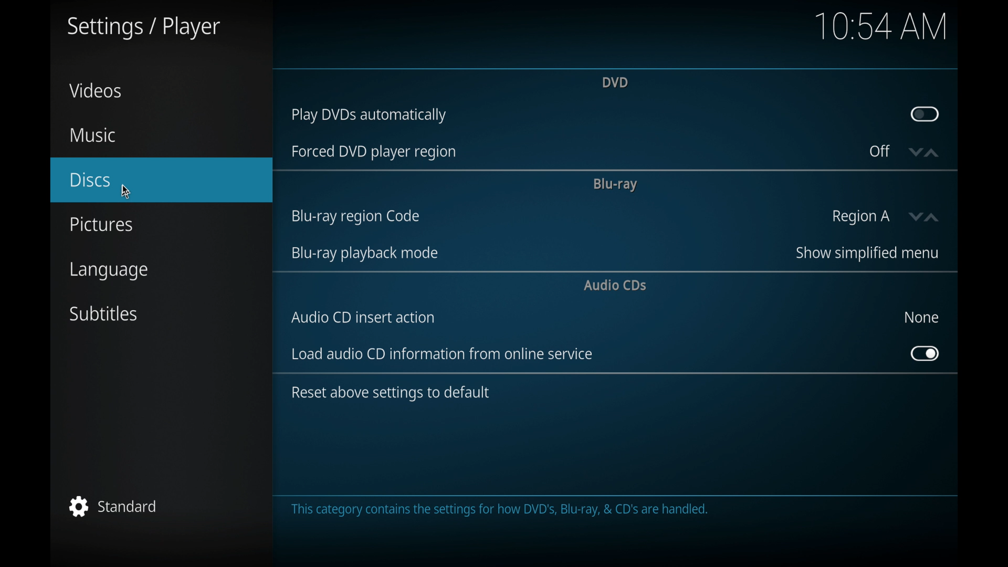  Describe the element at coordinates (861, 217) in the screenshot. I see `region a` at that location.